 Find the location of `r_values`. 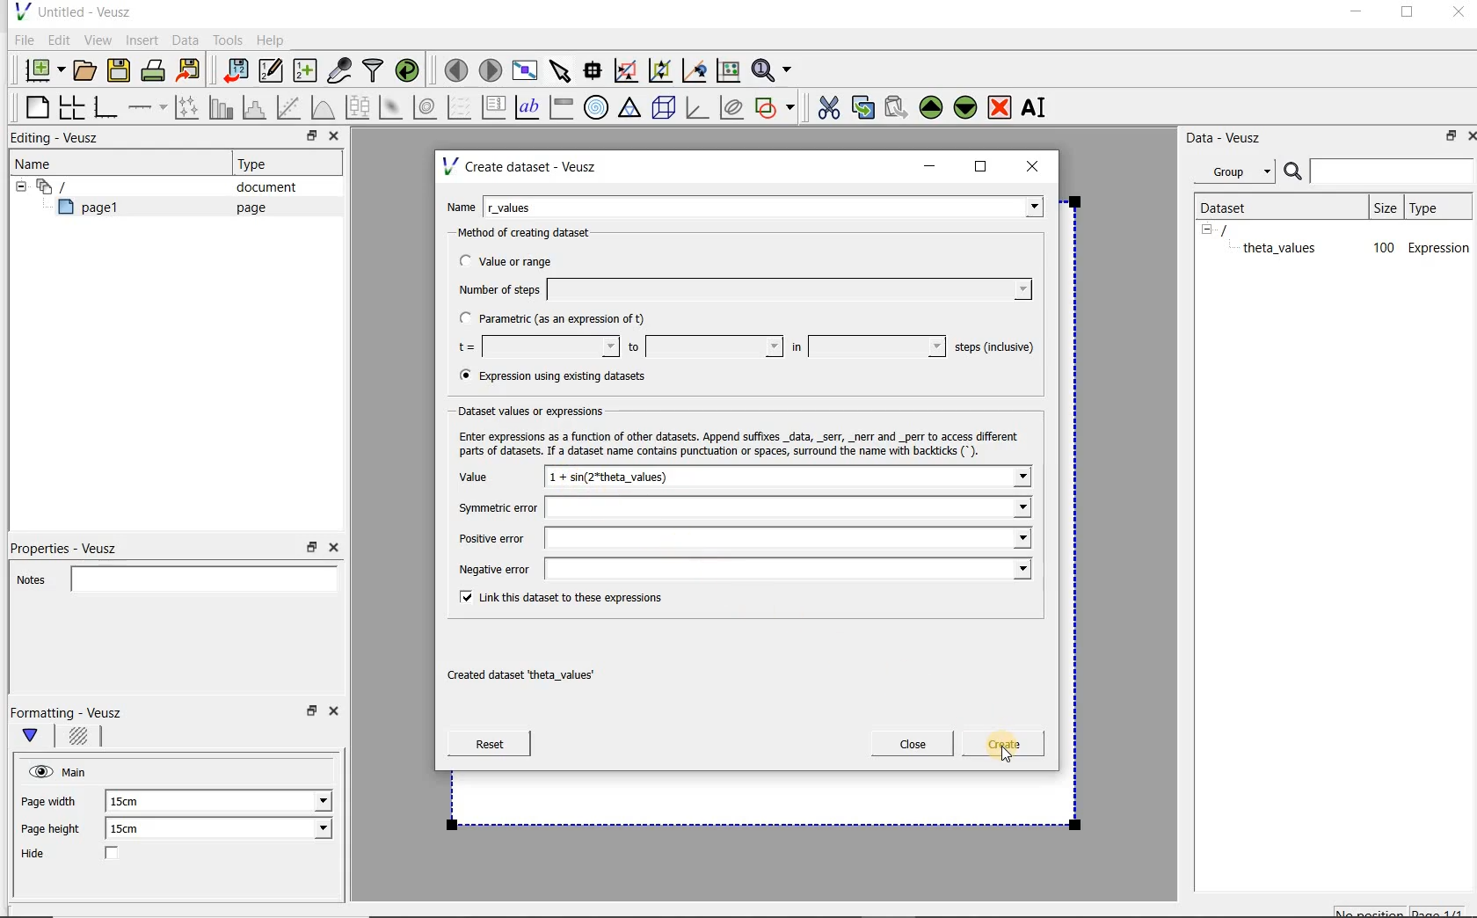

r_values is located at coordinates (765, 205).